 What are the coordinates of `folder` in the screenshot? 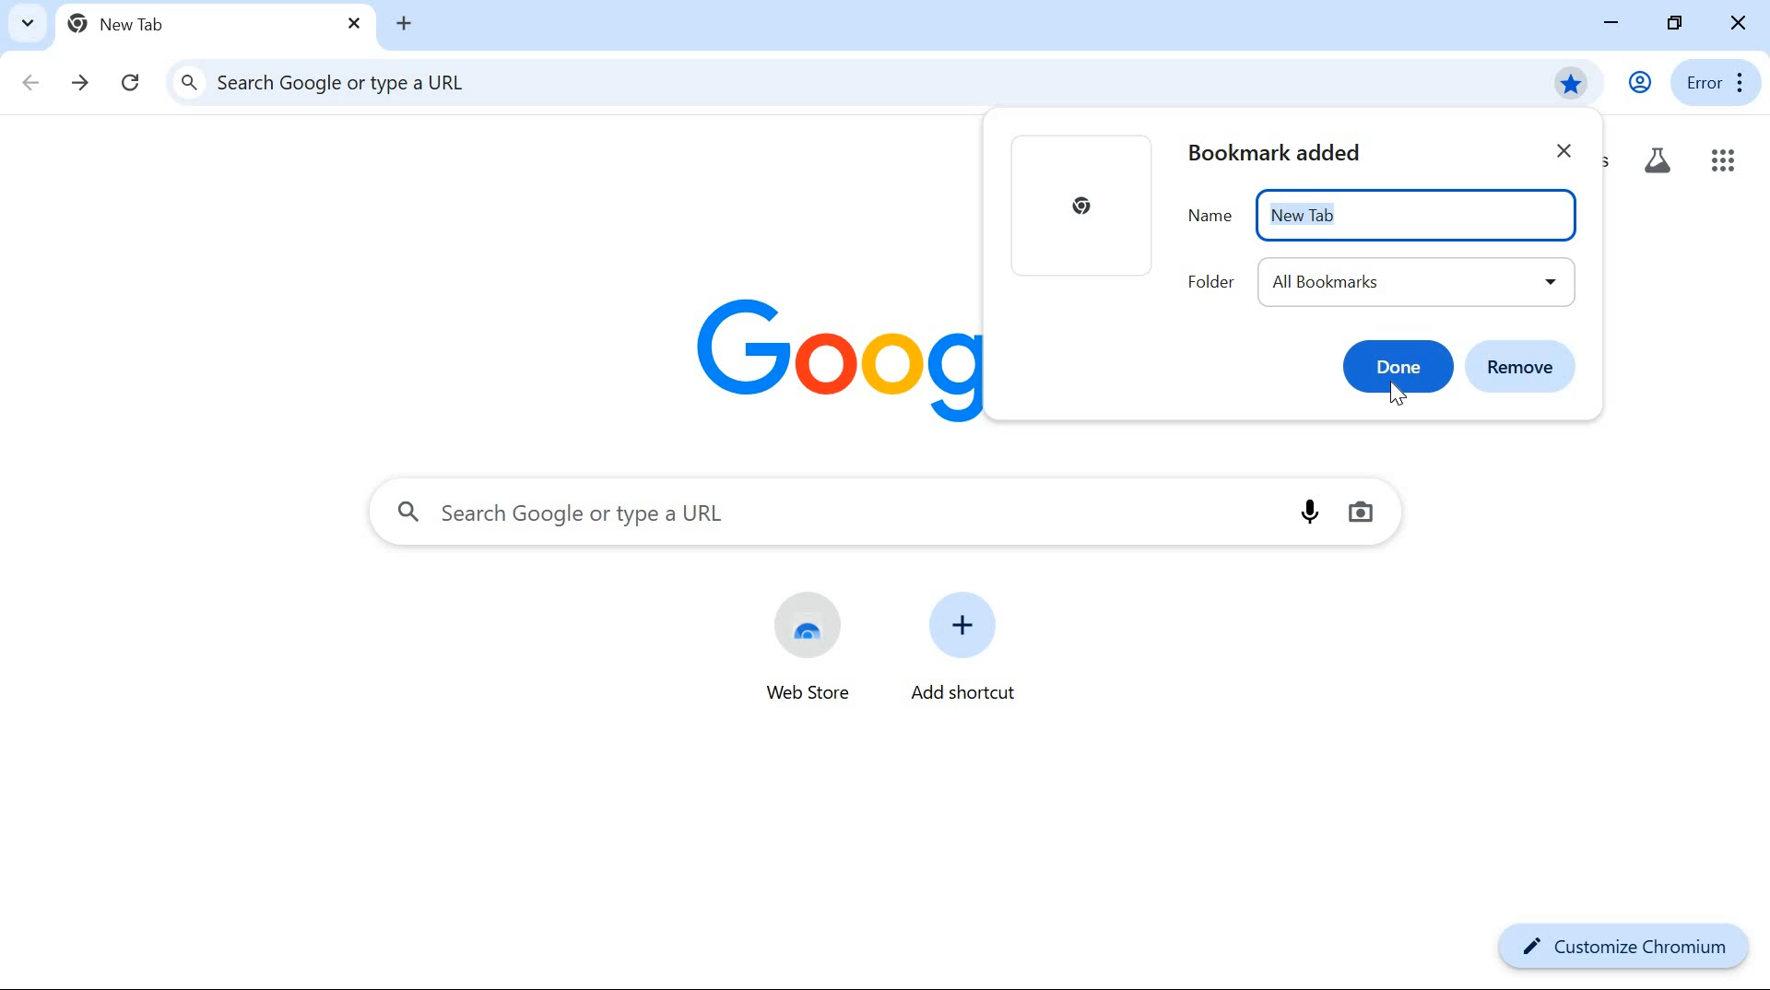 It's located at (1204, 279).